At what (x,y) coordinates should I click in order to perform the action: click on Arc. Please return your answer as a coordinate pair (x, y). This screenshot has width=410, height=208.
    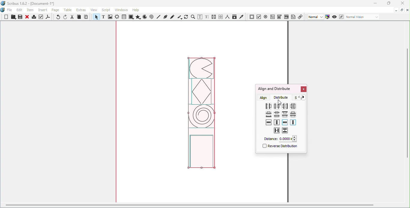
    Looking at the image, I should click on (145, 17).